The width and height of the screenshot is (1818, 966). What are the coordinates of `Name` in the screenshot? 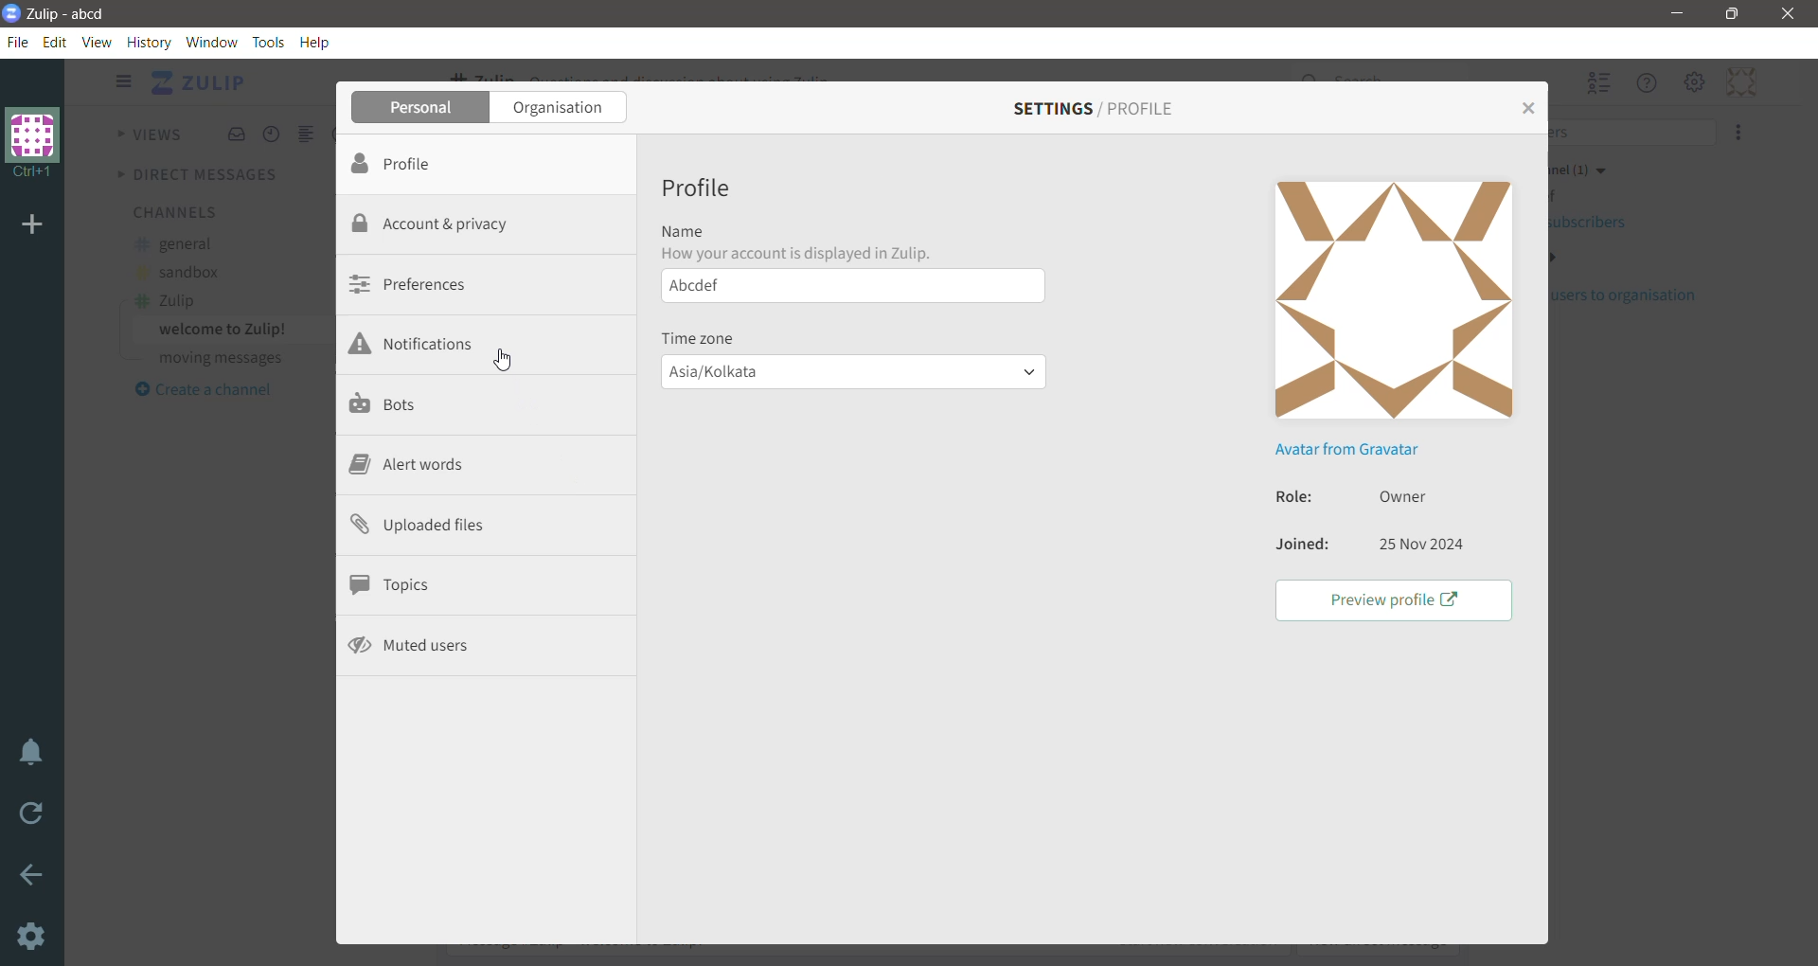 It's located at (803, 241).